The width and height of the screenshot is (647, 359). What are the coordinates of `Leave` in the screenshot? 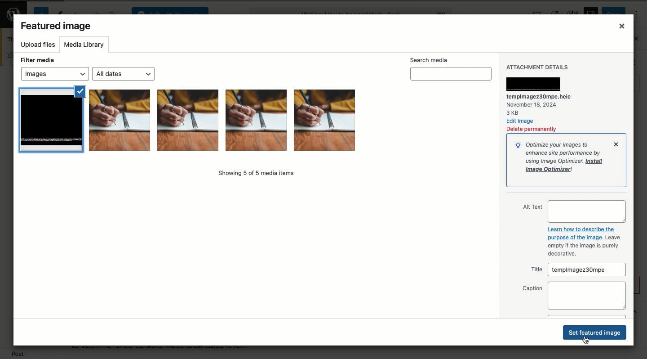 It's located at (613, 238).